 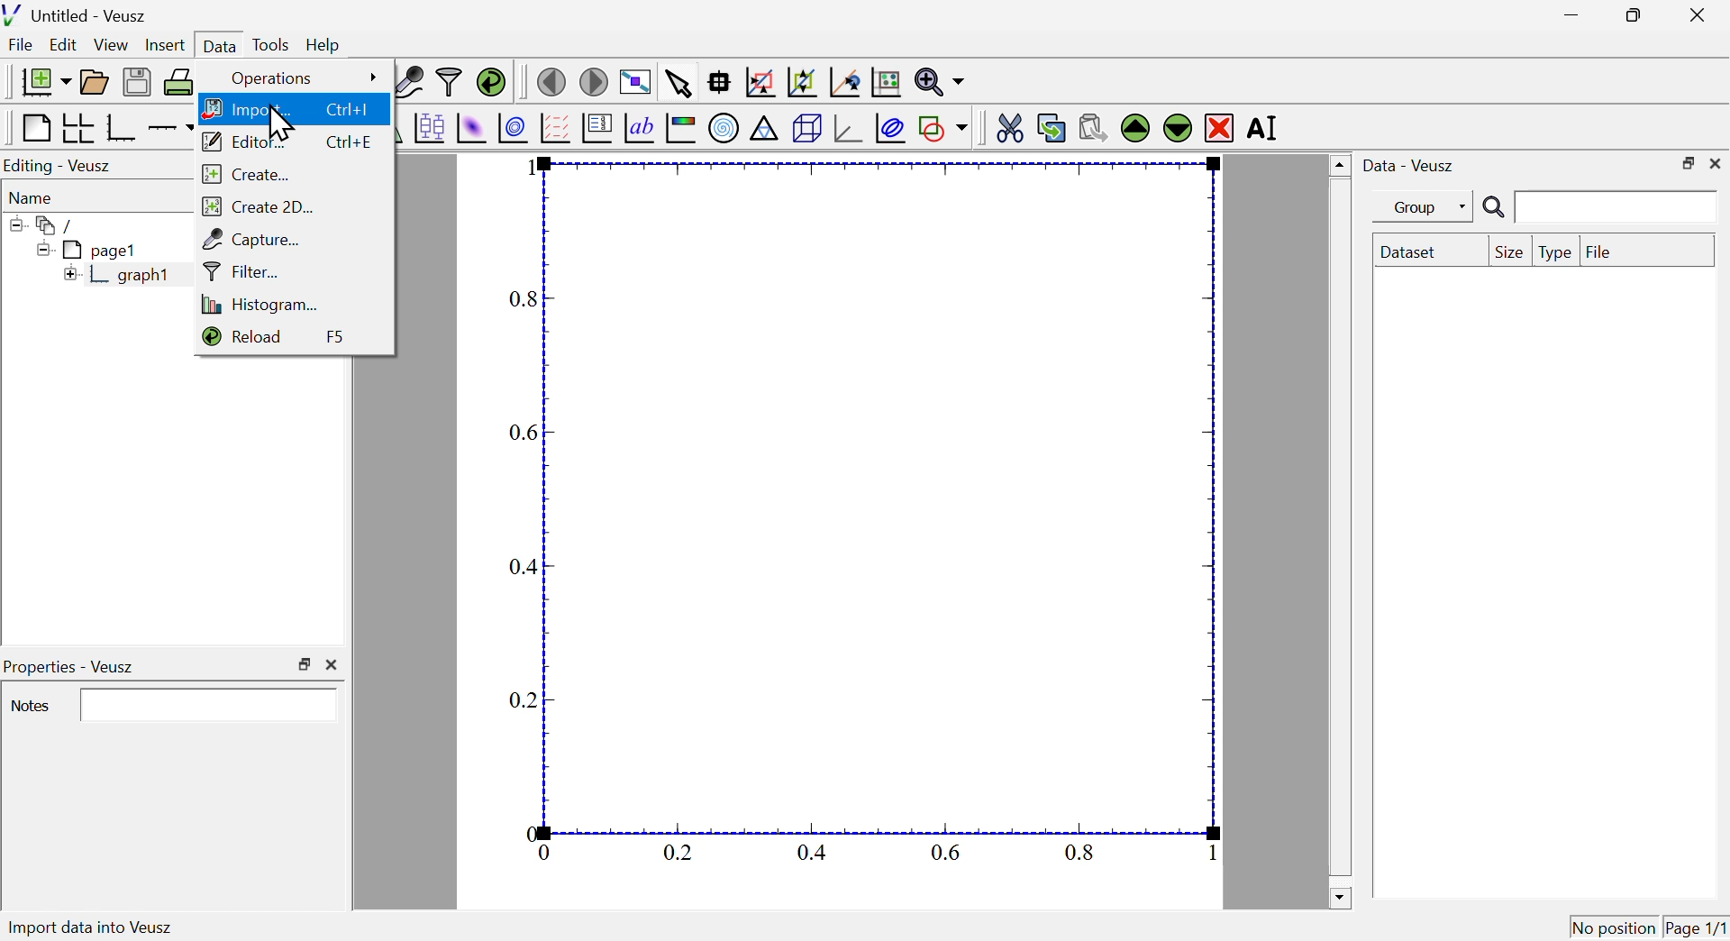 I want to click on import... Ctrl+1, so click(x=288, y=107).